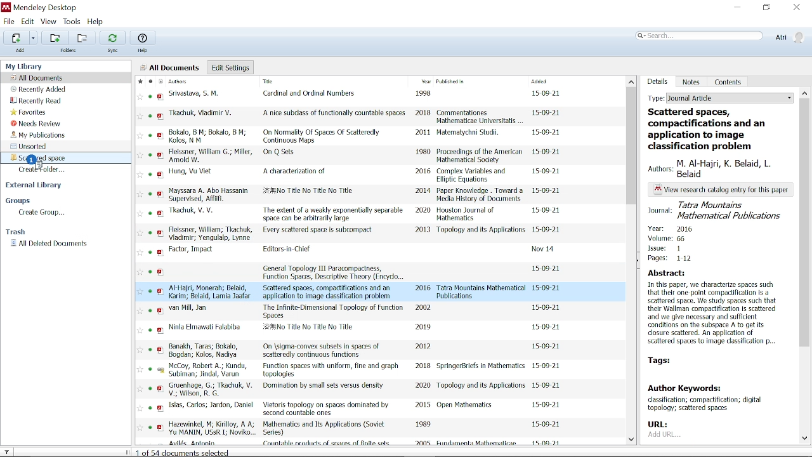  Describe the element at coordinates (294, 83) in the screenshot. I see `Title` at that location.